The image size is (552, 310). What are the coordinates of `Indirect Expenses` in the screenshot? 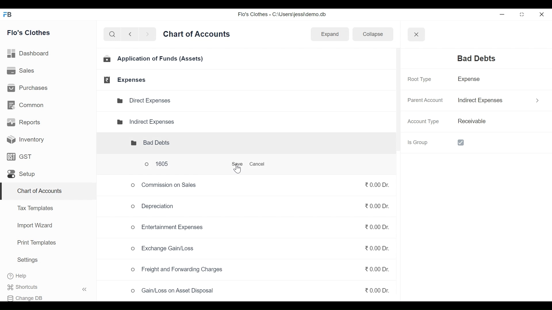 It's located at (145, 121).